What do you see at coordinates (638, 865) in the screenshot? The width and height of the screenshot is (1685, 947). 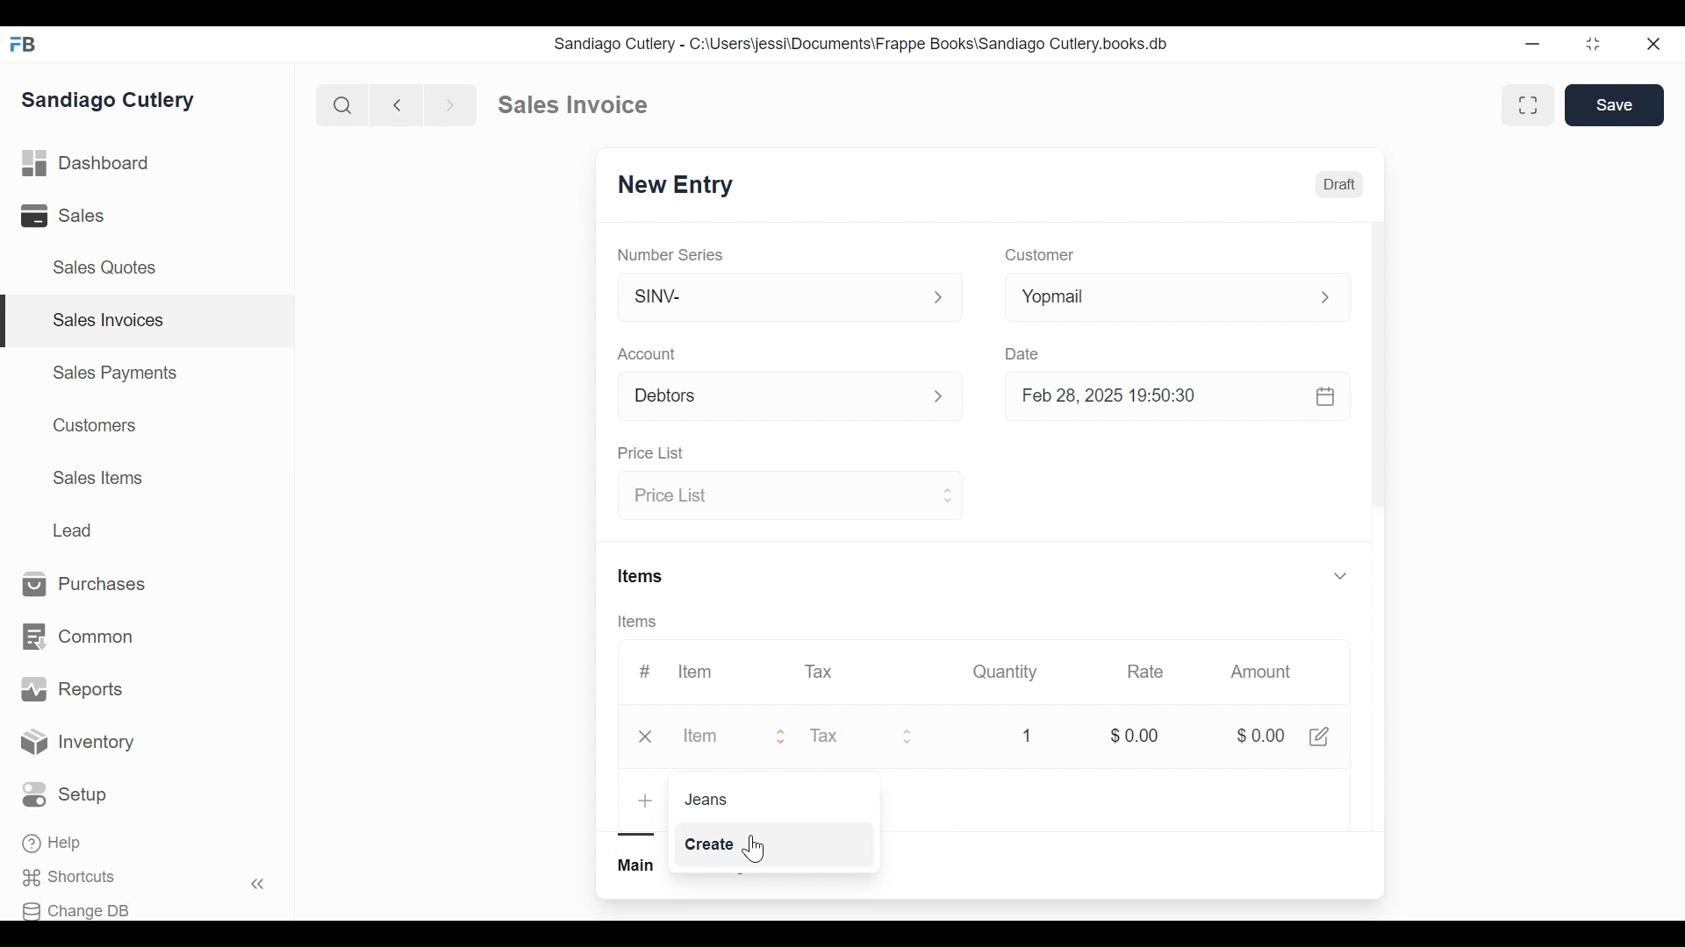 I see `main` at bounding box center [638, 865].